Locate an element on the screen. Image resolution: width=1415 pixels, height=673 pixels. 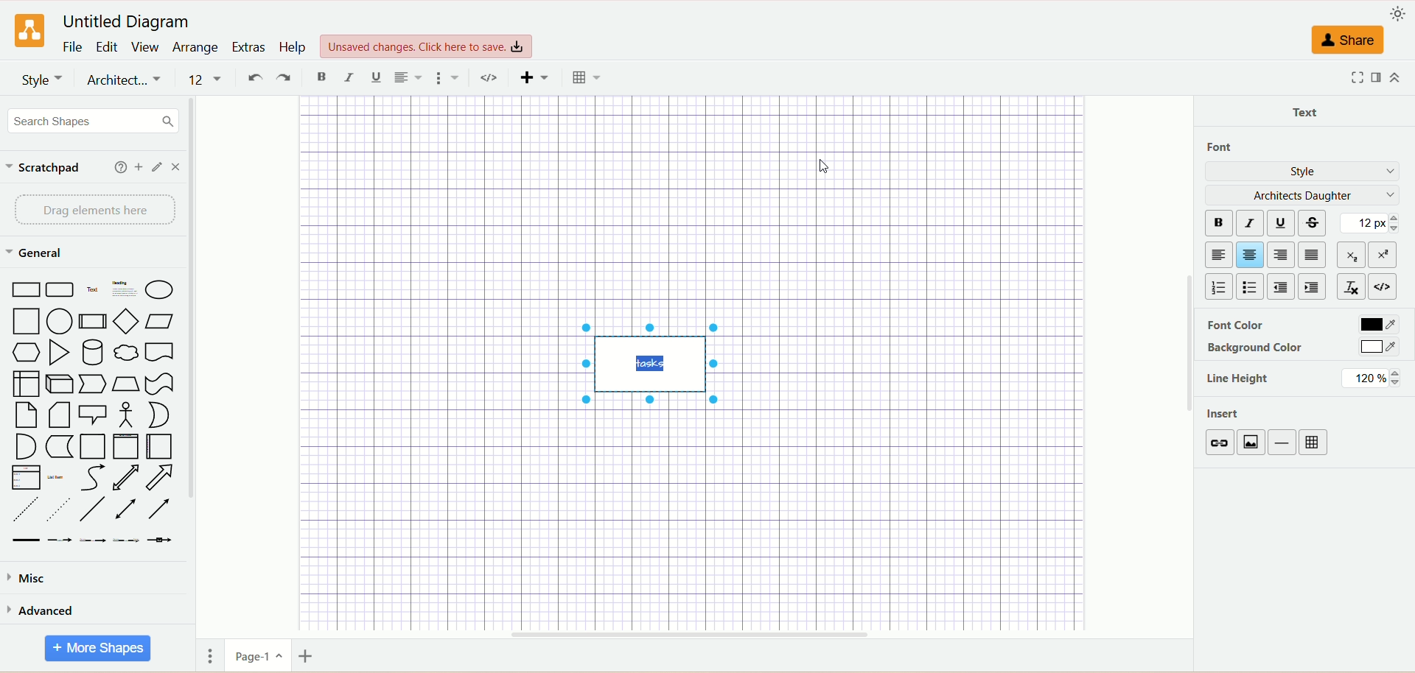
pages is located at coordinates (210, 658).